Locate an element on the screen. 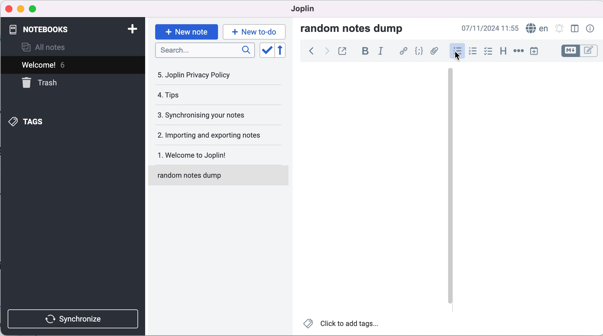 This screenshot has height=336, width=603. joplin is located at coordinates (305, 10).